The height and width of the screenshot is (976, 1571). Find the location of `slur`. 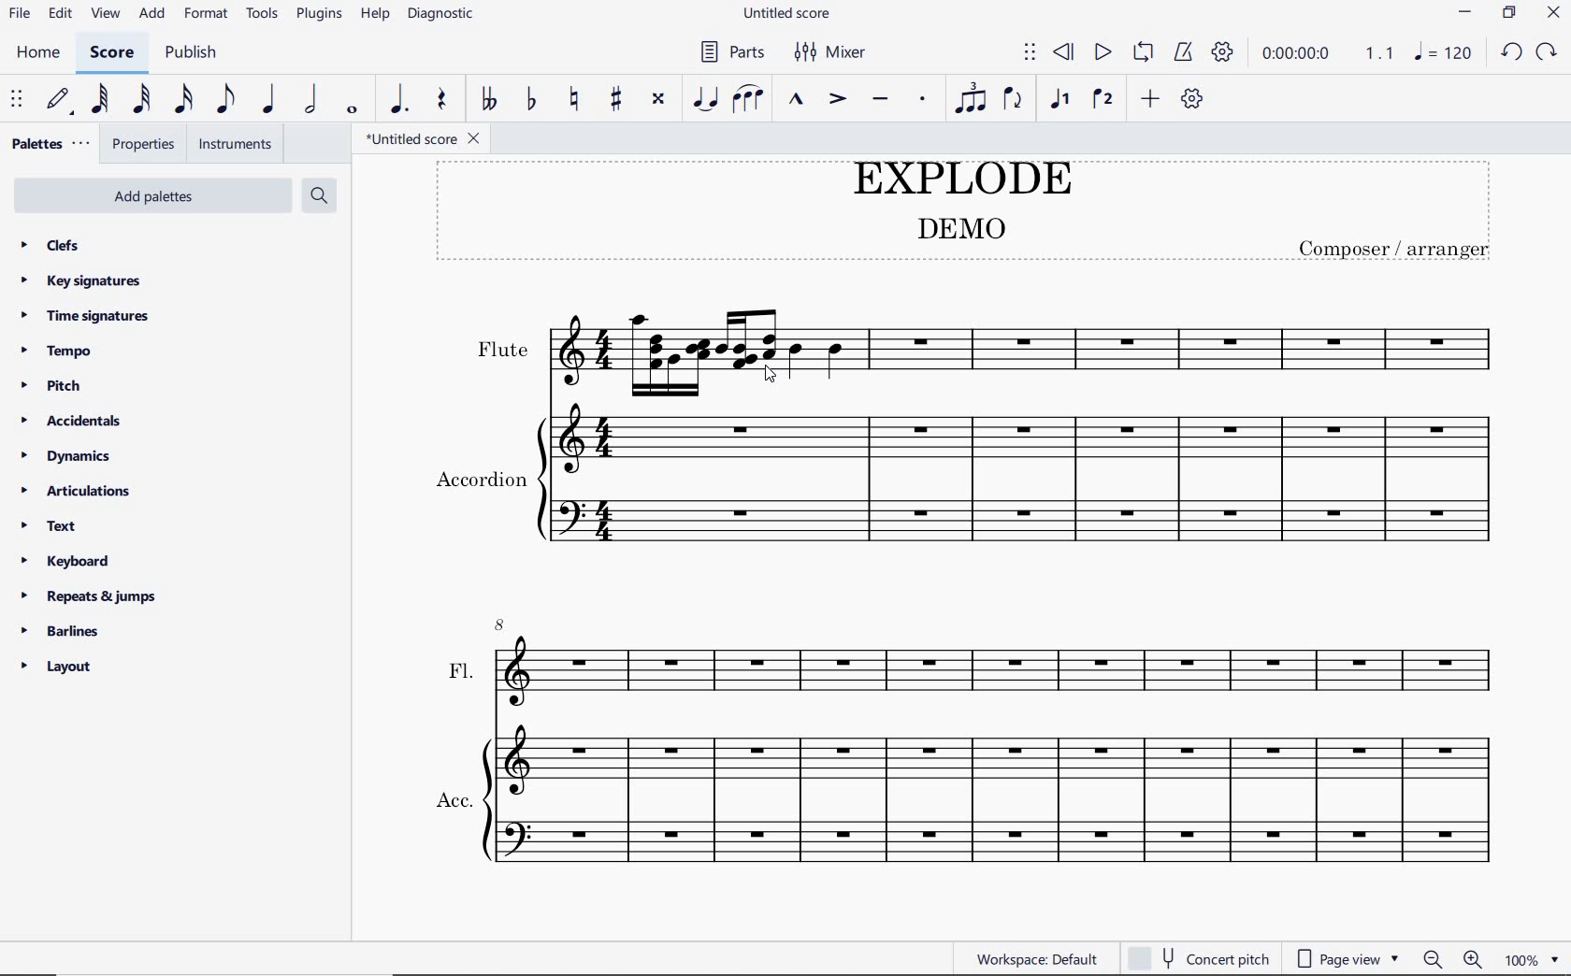

slur is located at coordinates (748, 99).